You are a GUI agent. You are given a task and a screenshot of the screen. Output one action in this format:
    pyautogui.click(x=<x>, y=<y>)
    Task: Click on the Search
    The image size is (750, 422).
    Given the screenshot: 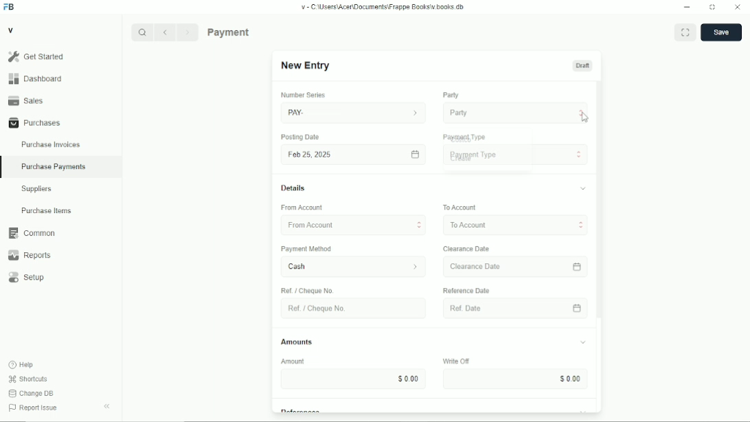 What is the action you would take?
    pyautogui.click(x=142, y=32)
    